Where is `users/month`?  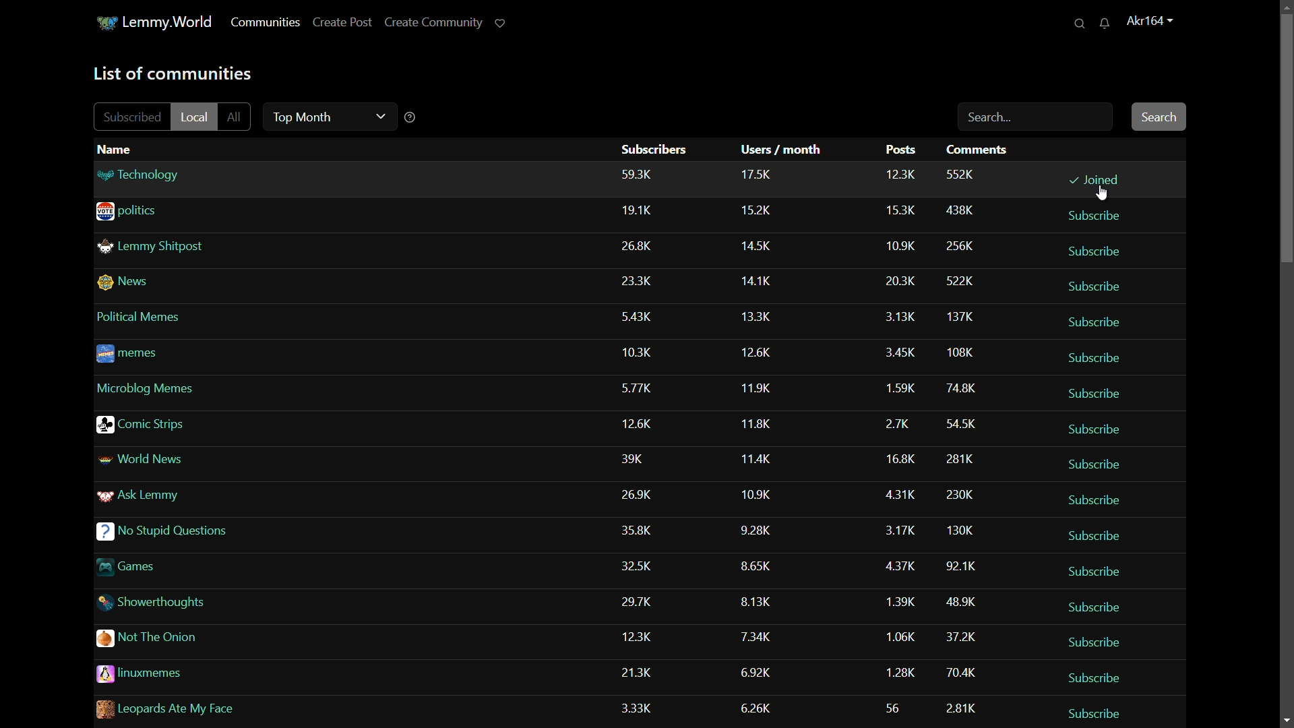 users/month is located at coordinates (784, 150).